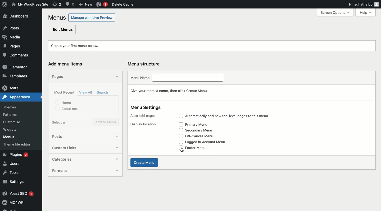 Image resolution: width=381 pixels, height=211 pixels. What do you see at coordinates (57, 5) in the screenshot?
I see `Revision` at bounding box center [57, 5].